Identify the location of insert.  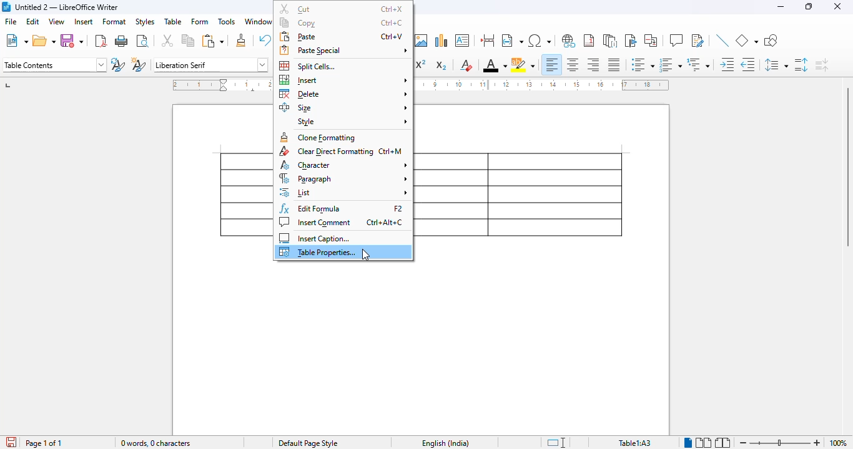
(84, 22).